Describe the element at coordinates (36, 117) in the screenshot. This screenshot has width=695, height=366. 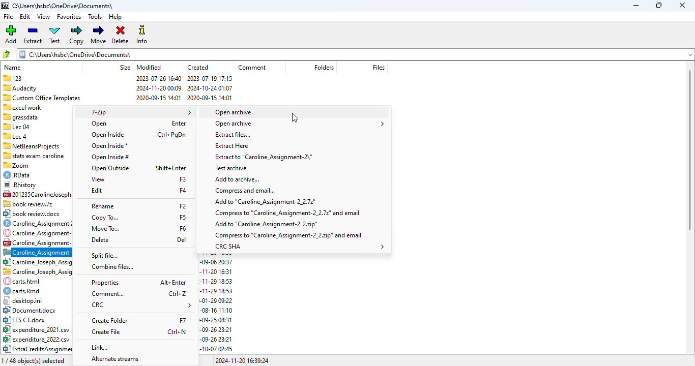
I see `= grassdata 2024-10-2515:50 2024-10-25 15:48` at that location.